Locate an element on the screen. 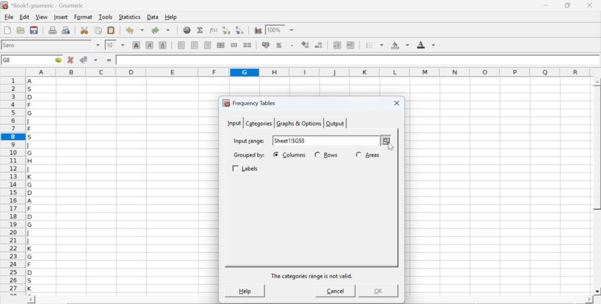 The width and height of the screenshot is (601, 304). minimize is located at coordinates (547, 5).